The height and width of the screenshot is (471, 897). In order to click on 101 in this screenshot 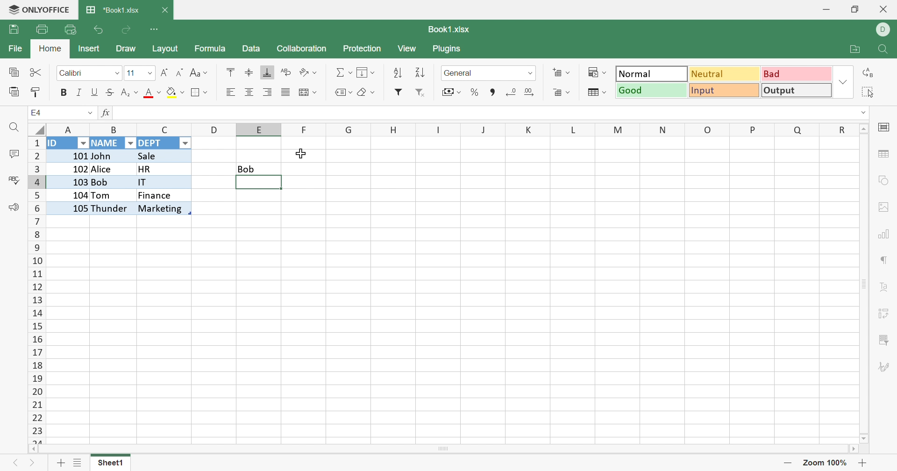, I will do `click(69, 154)`.